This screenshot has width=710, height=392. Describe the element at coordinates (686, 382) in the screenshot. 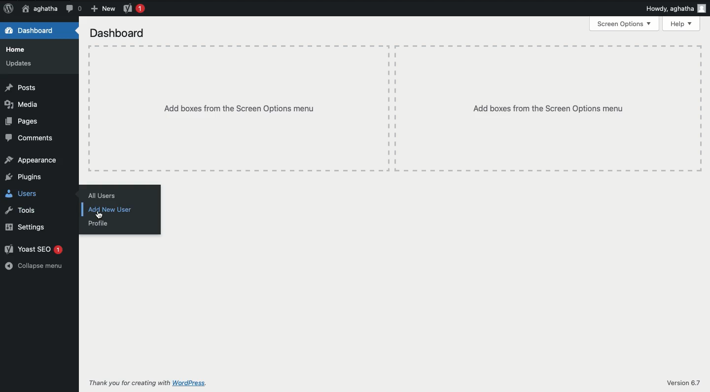

I see `Version 6.7` at that location.